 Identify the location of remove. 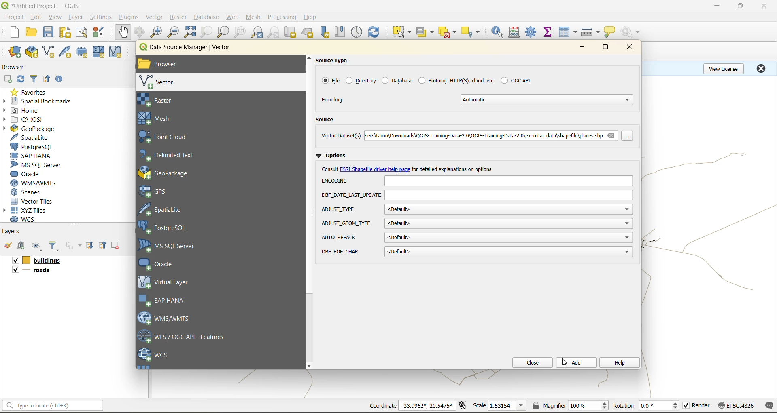
(611, 135).